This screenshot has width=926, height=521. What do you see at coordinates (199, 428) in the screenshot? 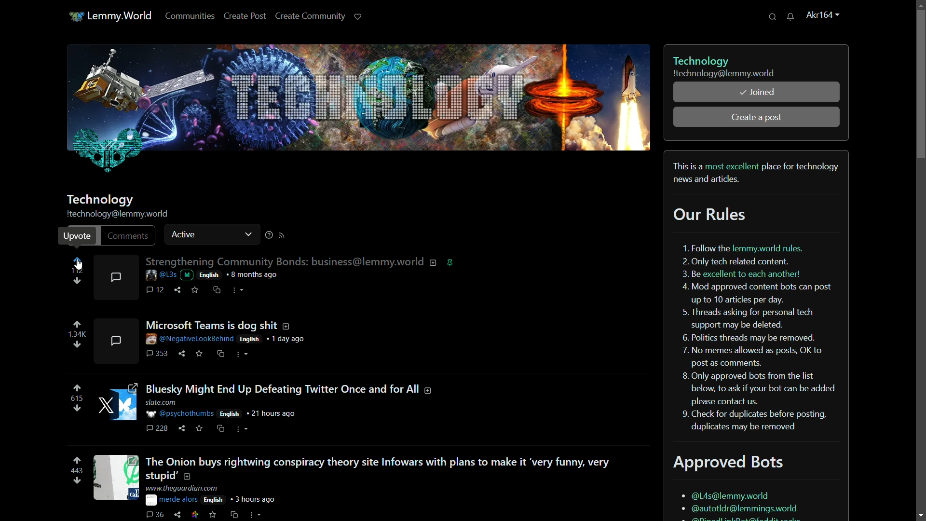
I see `save` at bounding box center [199, 428].